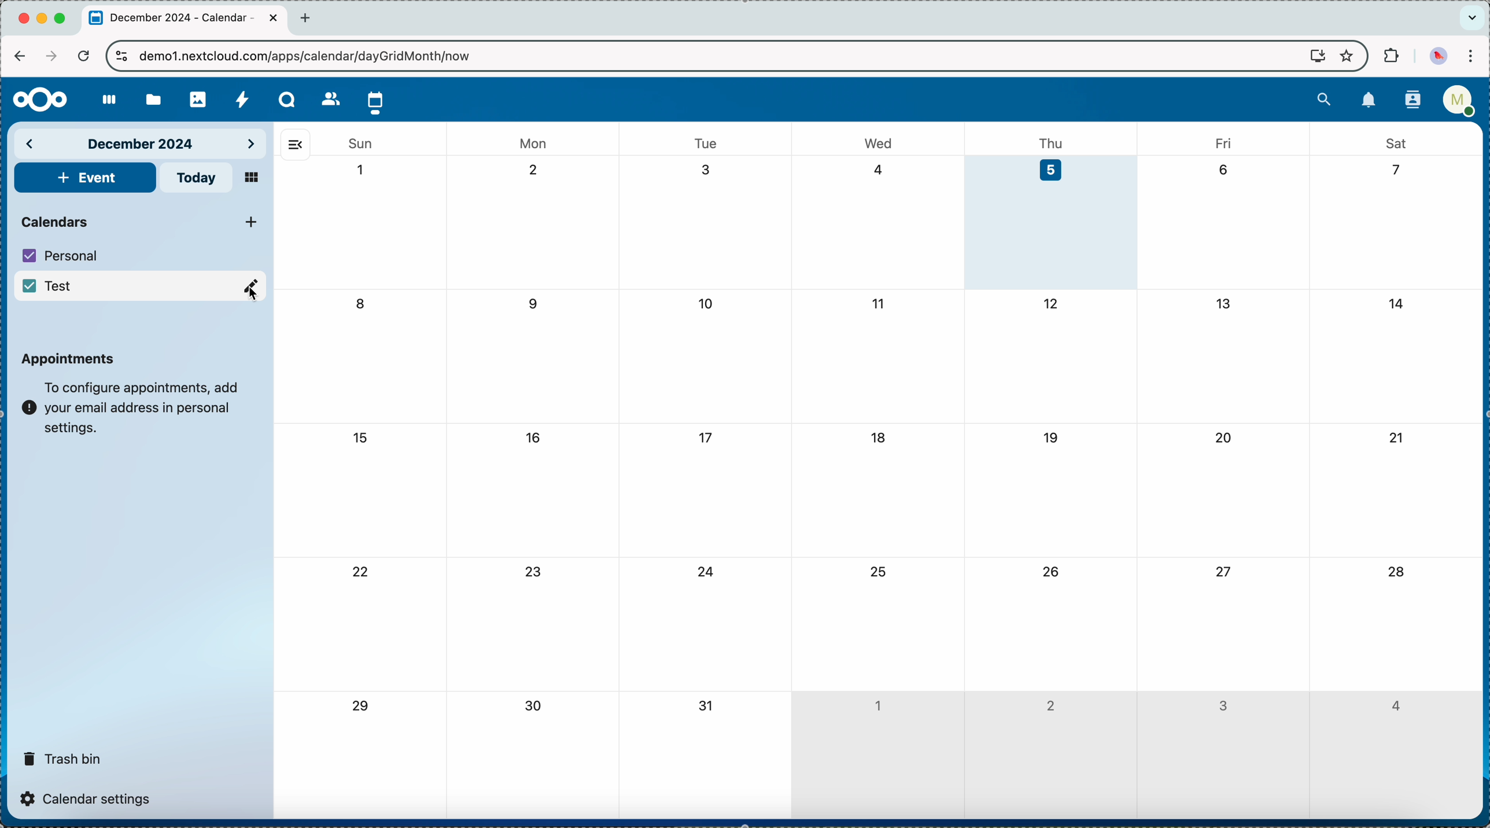 This screenshot has width=1490, height=828. What do you see at coordinates (536, 571) in the screenshot?
I see `23` at bounding box center [536, 571].